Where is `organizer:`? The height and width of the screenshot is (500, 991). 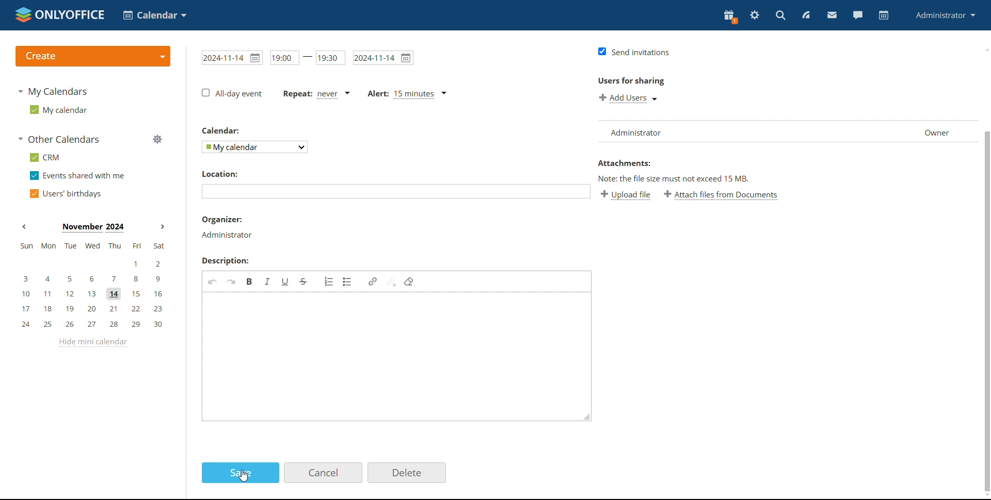 organizer: is located at coordinates (226, 220).